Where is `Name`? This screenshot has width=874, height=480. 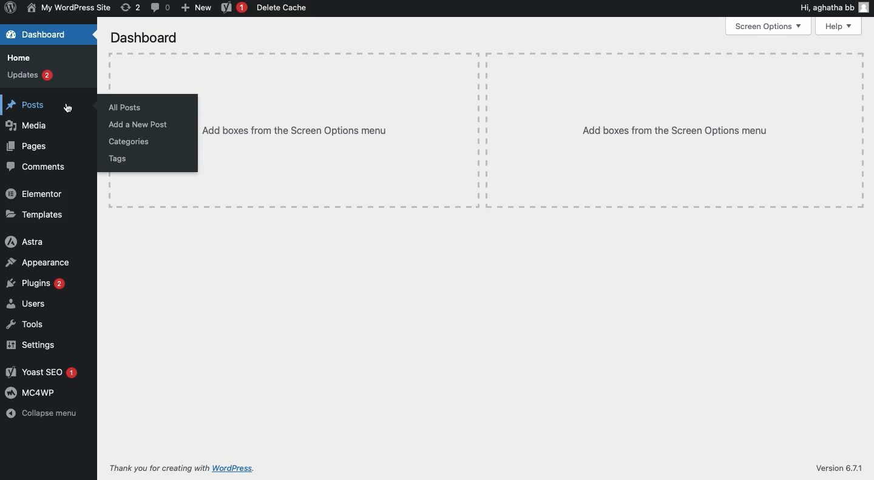
Name is located at coordinates (70, 8).